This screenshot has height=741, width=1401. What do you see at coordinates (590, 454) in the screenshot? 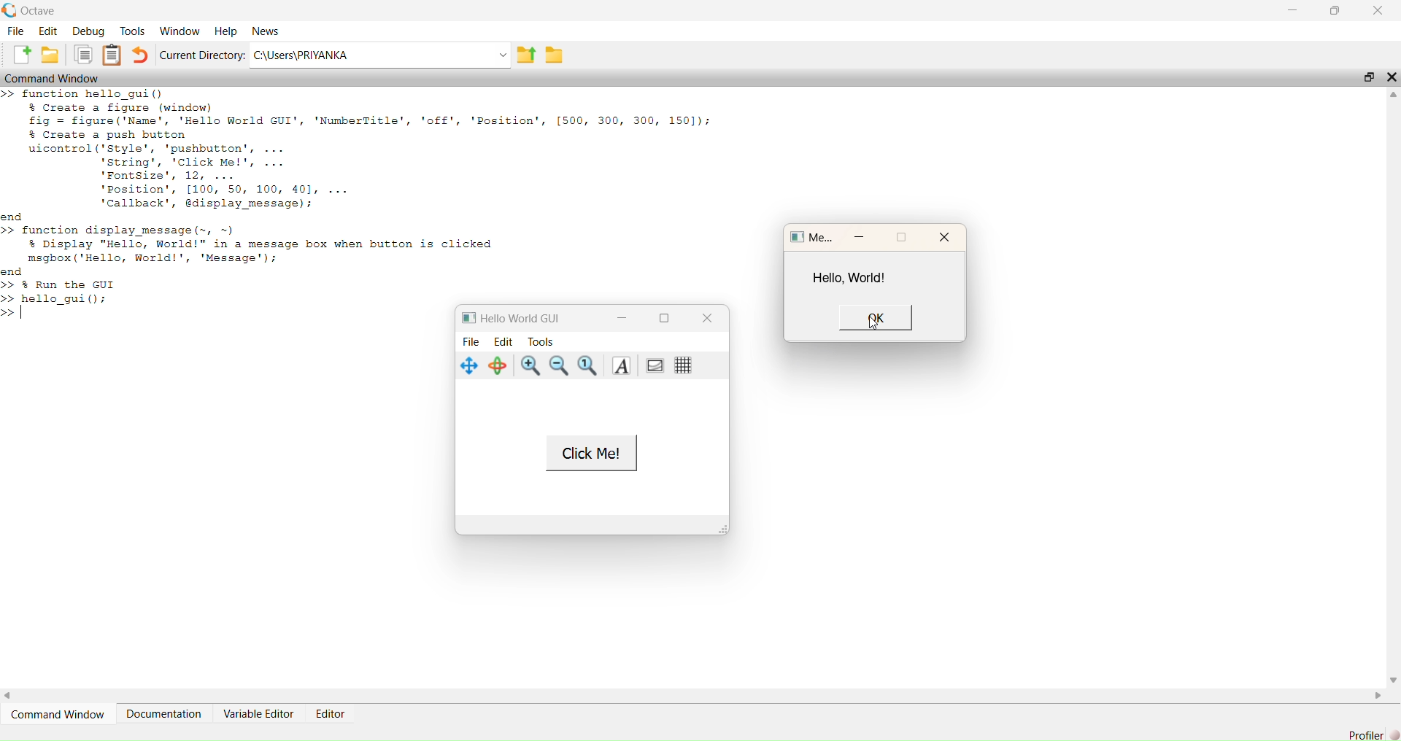
I see `Click Me!` at bounding box center [590, 454].